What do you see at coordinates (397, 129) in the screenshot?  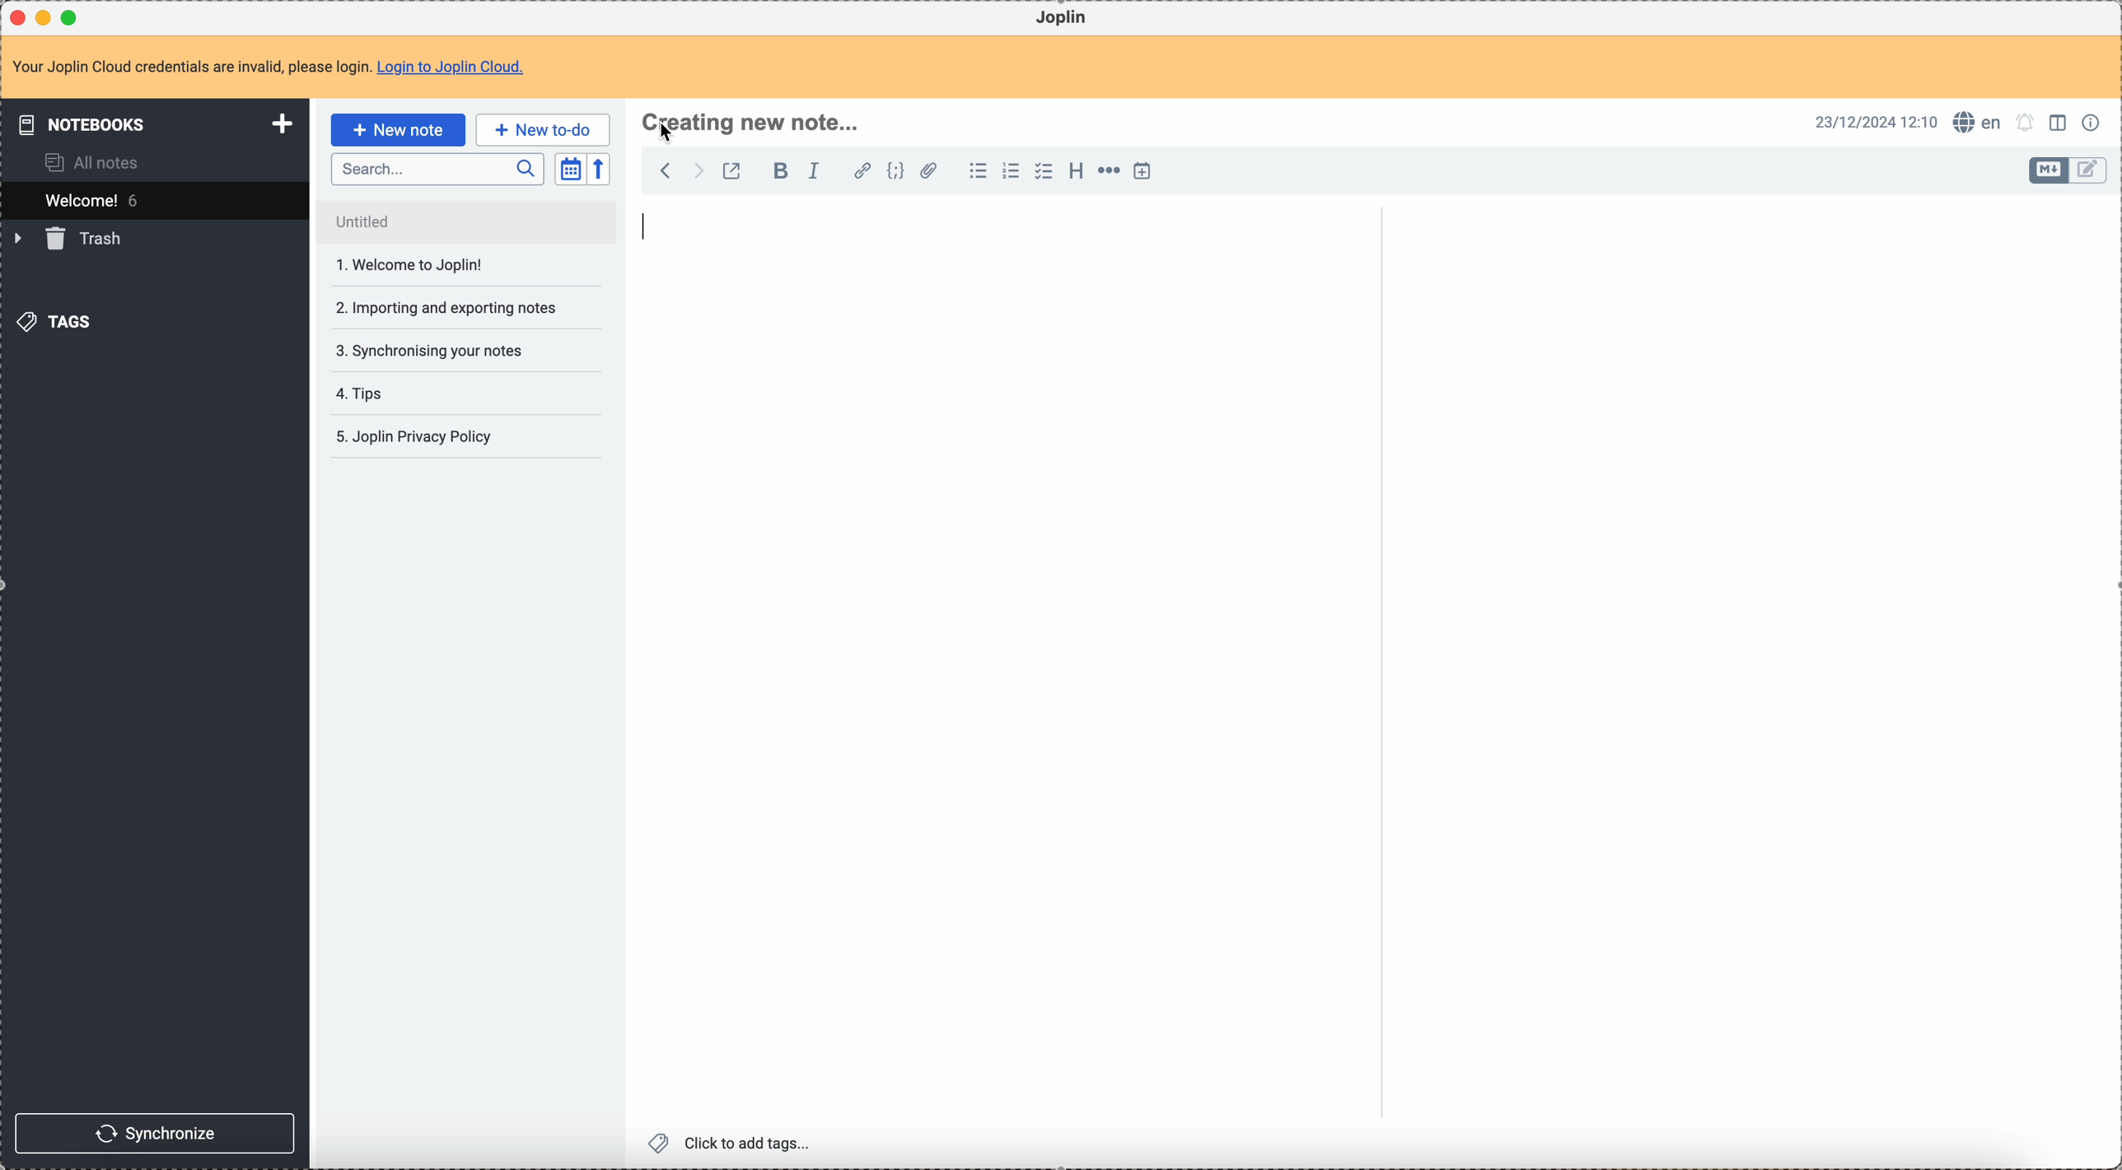 I see `click on new note` at bounding box center [397, 129].